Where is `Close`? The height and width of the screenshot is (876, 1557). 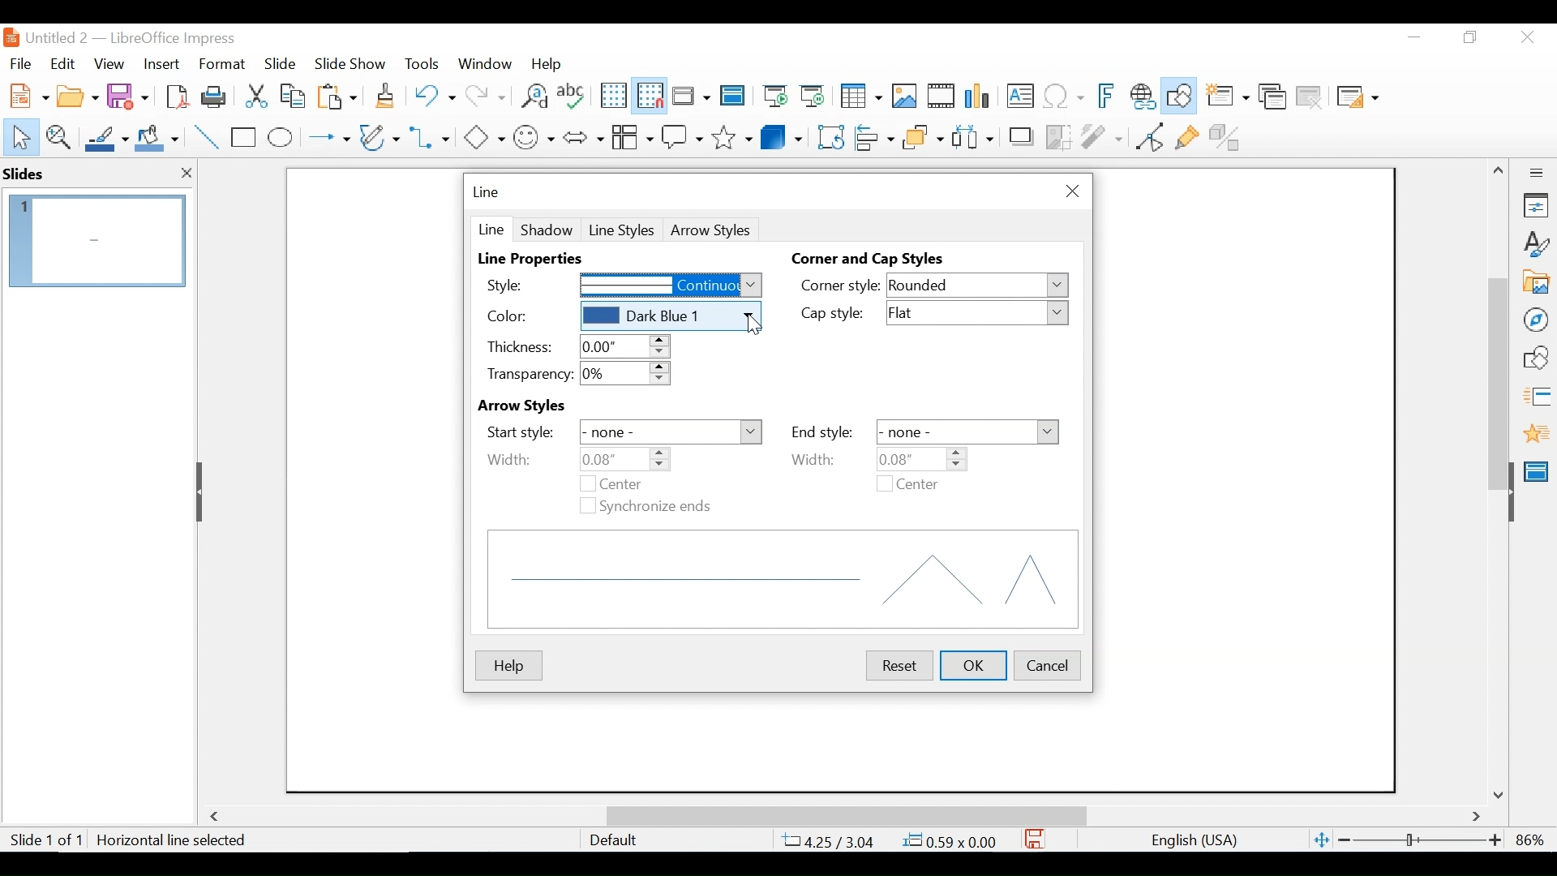
Close is located at coordinates (1525, 38).